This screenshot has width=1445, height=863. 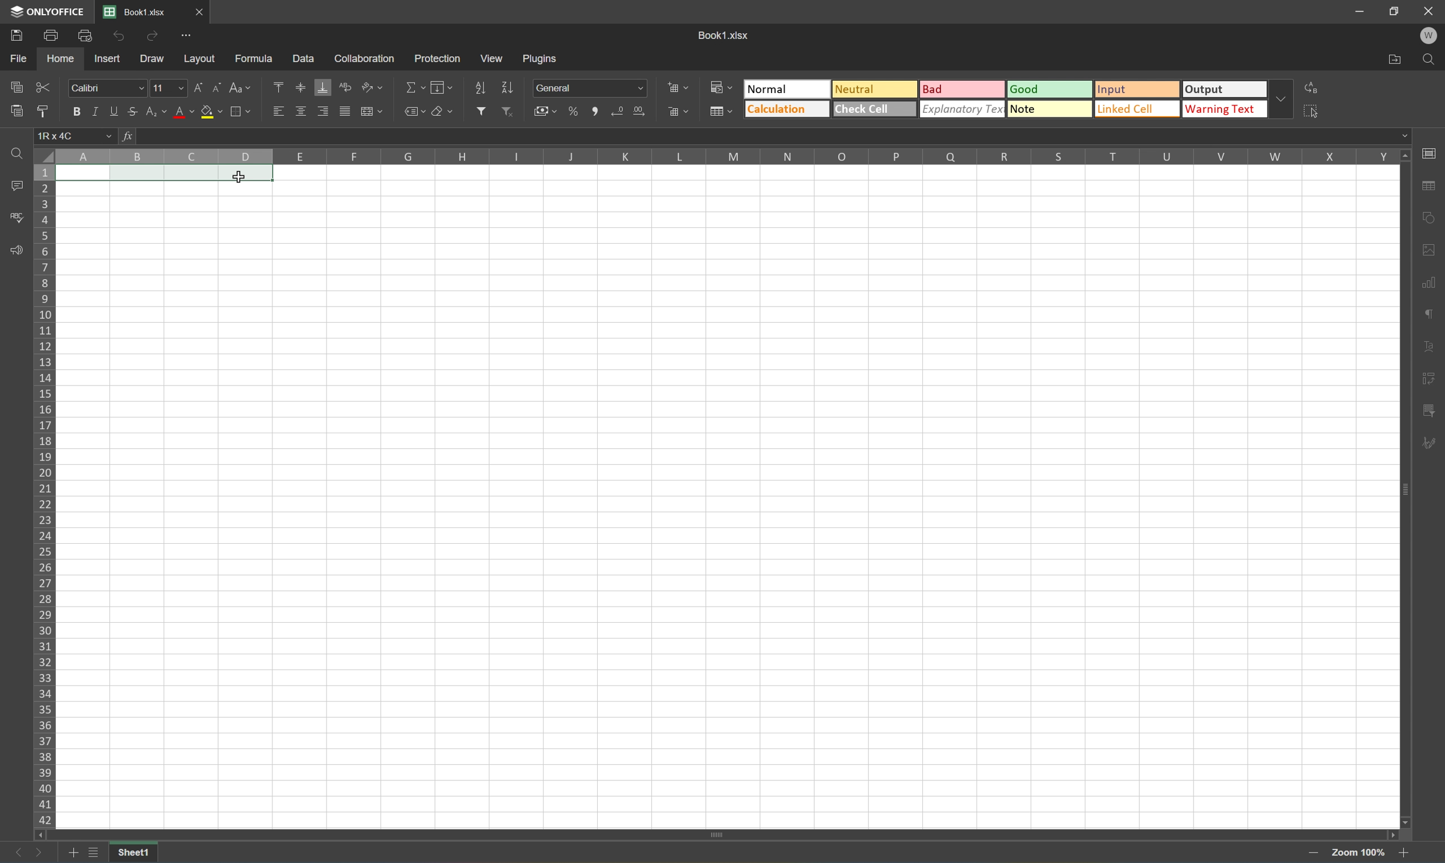 I want to click on Format as table template, so click(x=719, y=110).